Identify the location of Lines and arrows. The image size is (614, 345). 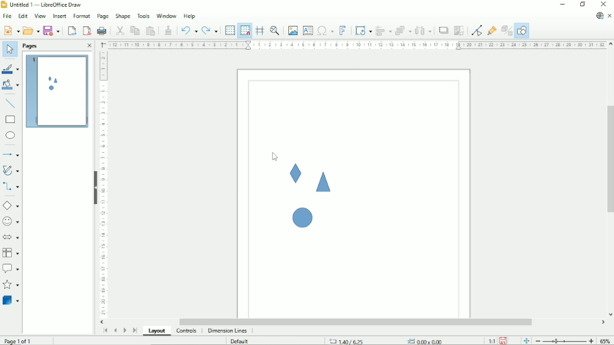
(12, 155).